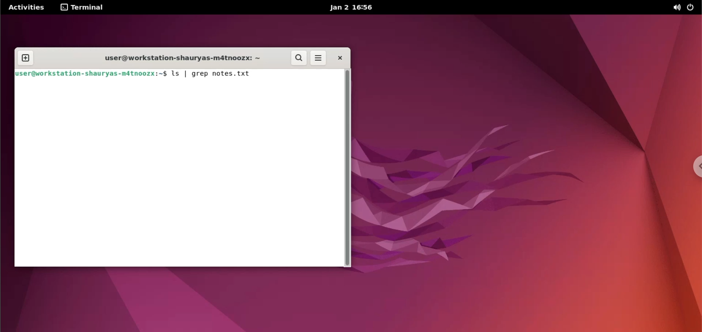 The width and height of the screenshot is (702, 332). What do you see at coordinates (30, 7) in the screenshot?
I see `Activities` at bounding box center [30, 7].